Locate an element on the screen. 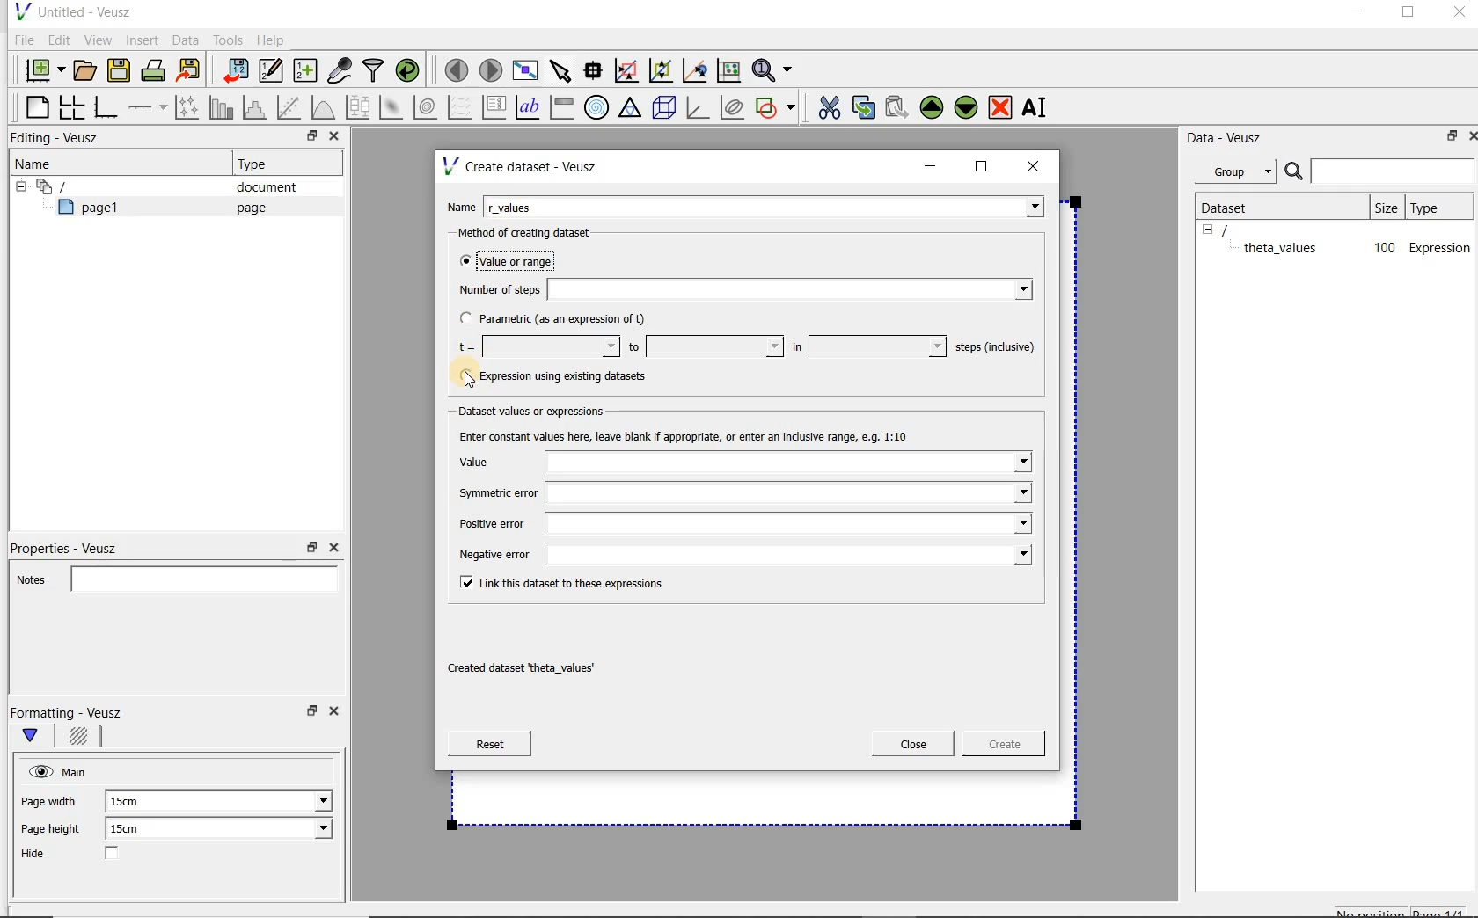 This screenshot has width=1478, height=918. click to reset graph axes is located at coordinates (728, 69).